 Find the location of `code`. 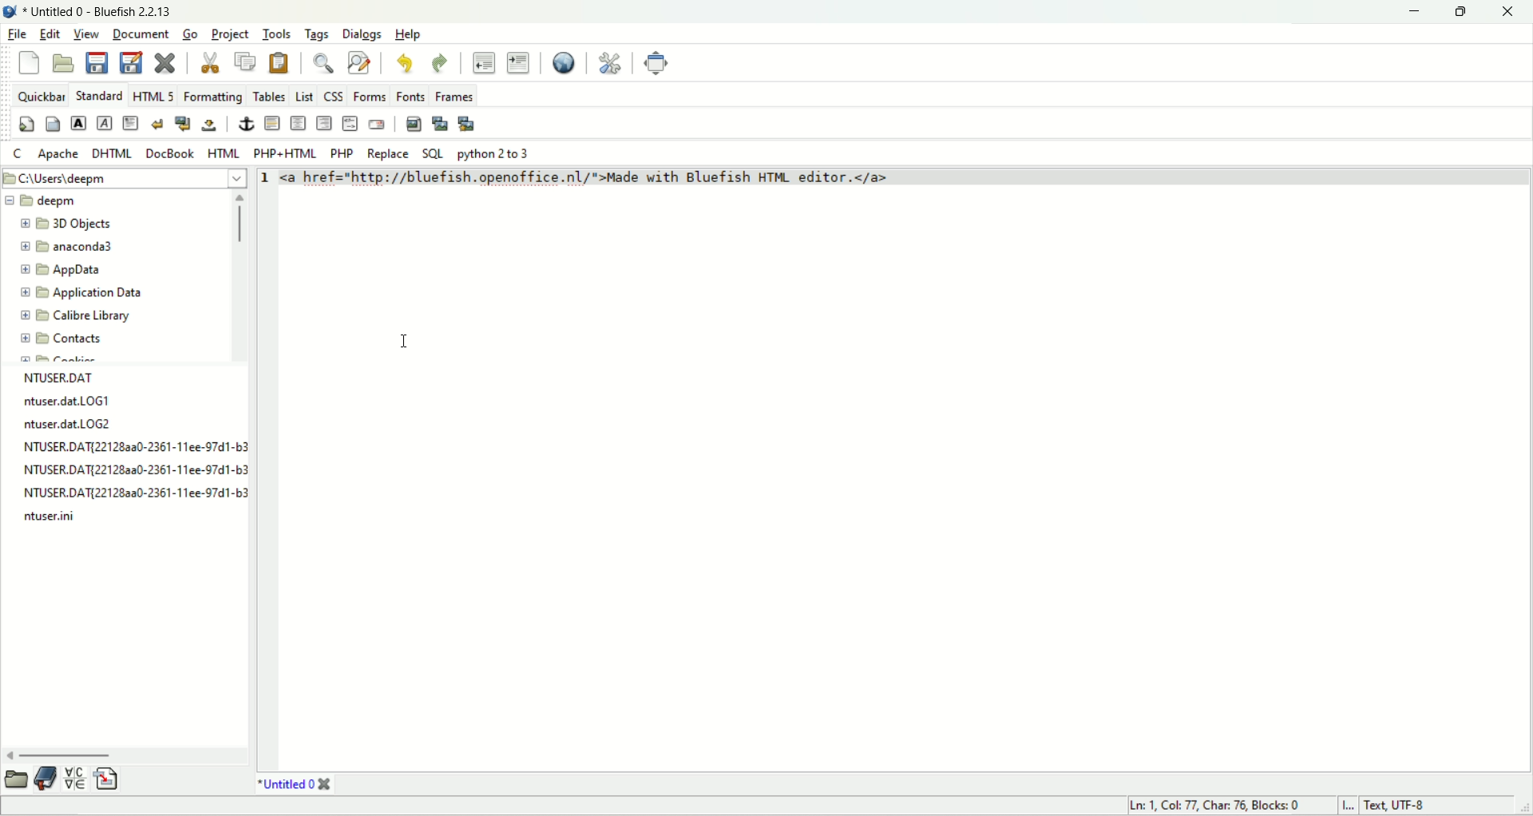

code is located at coordinates (586, 180).